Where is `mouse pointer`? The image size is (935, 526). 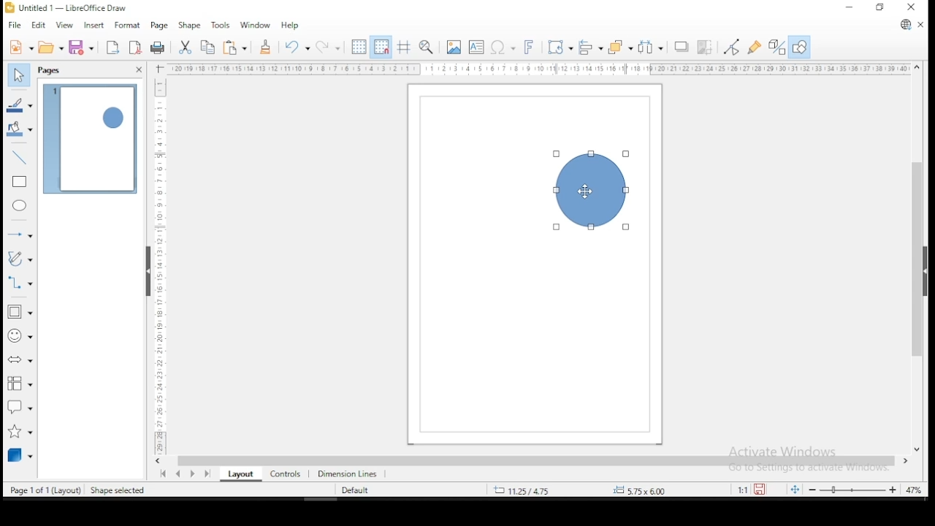 mouse pointer is located at coordinates (587, 191).